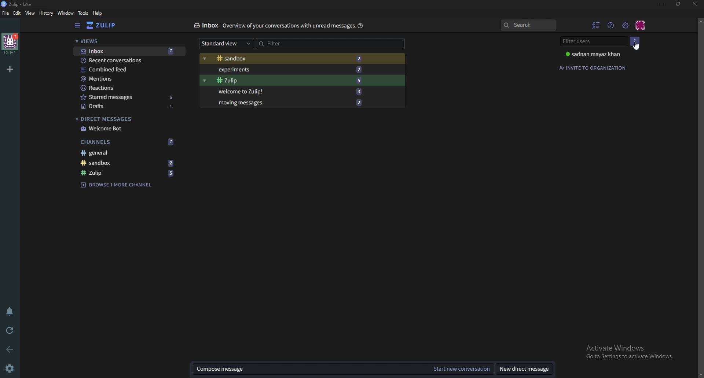 This screenshot has height=378, width=704. Describe the element at coordinates (66, 13) in the screenshot. I see `Window` at that location.